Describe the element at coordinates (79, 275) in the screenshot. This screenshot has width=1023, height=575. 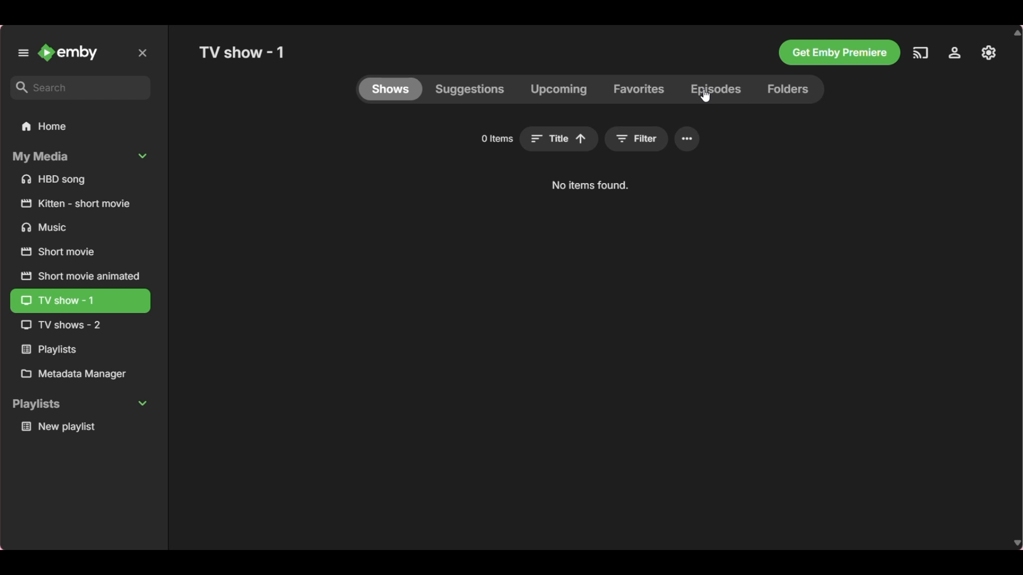
I see `Short film` at that location.